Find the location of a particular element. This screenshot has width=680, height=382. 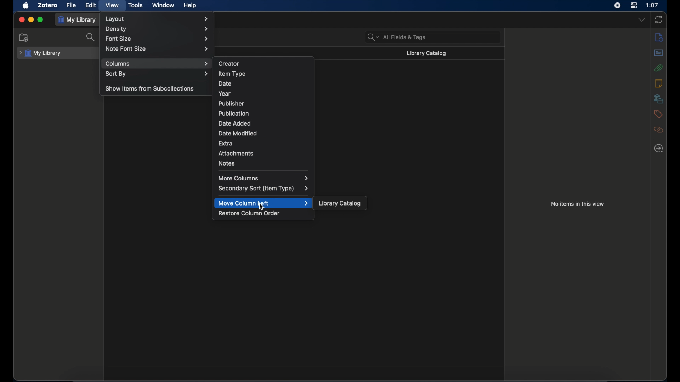

tags is located at coordinates (658, 114).